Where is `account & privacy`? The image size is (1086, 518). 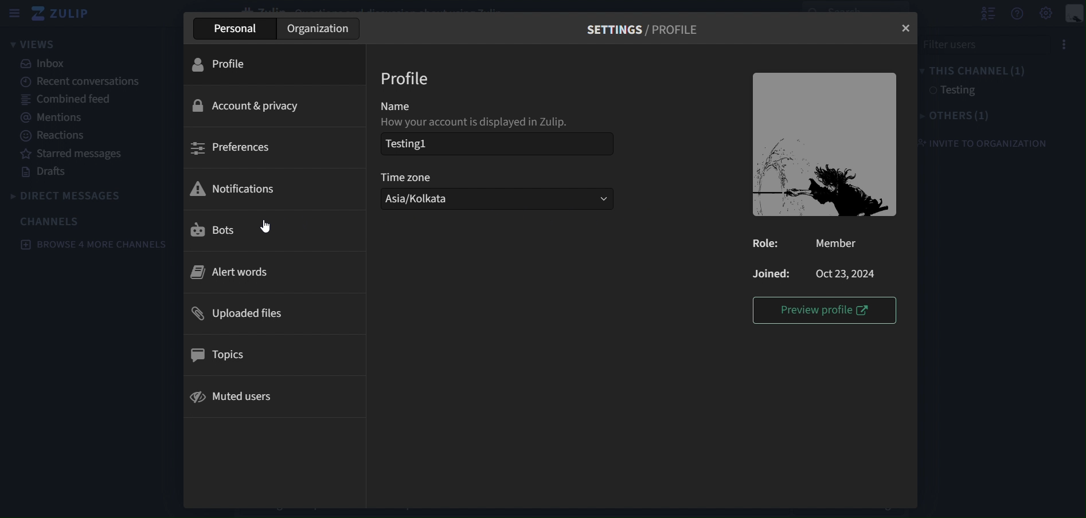
account & privacy is located at coordinates (247, 104).